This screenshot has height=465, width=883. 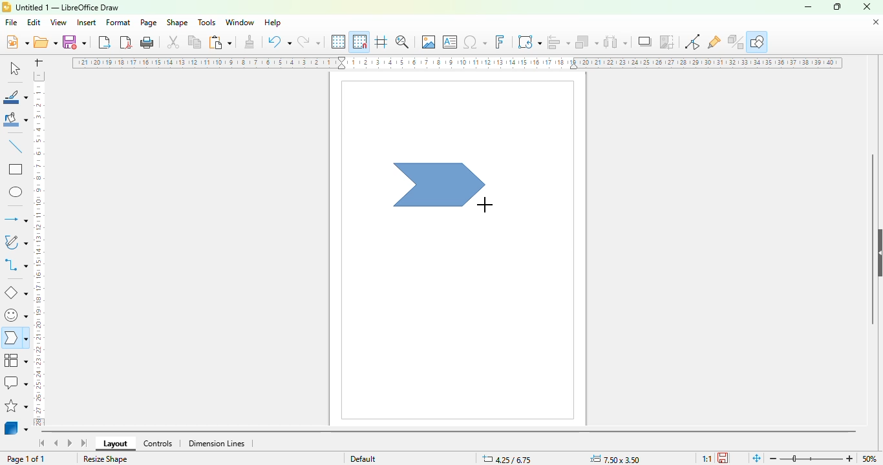 What do you see at coordinates (429, 41) in the screenshot?
I see `insert image` at bounding box center [429, 41].